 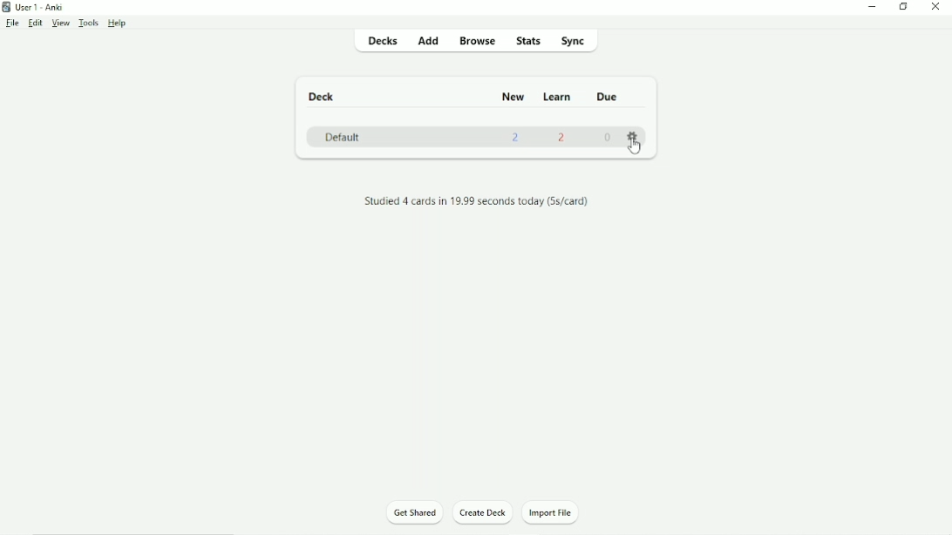 What do you see at coordinates (576, 41) in the screenshot?
I see `Sync` at bounding box center [576, 41].